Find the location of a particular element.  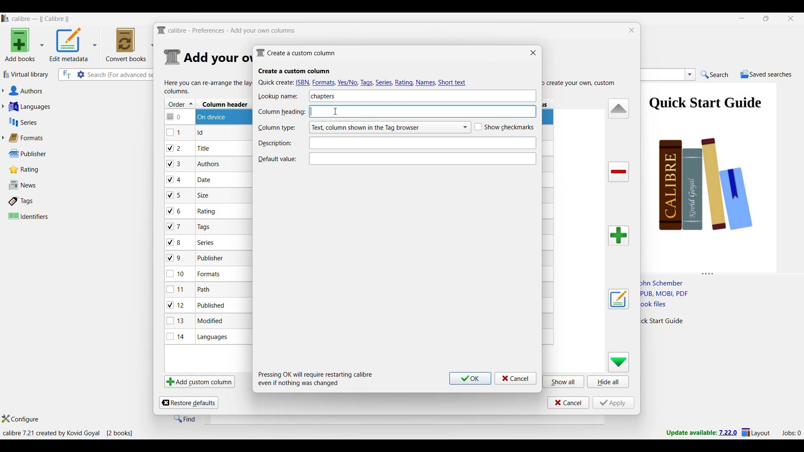

Cancel is located at coordinates (515, 378).